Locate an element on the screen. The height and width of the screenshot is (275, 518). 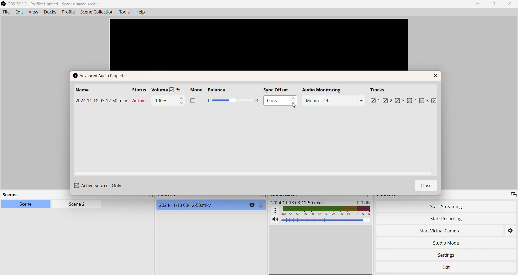
Minimize is located at coordinates (479, 4).